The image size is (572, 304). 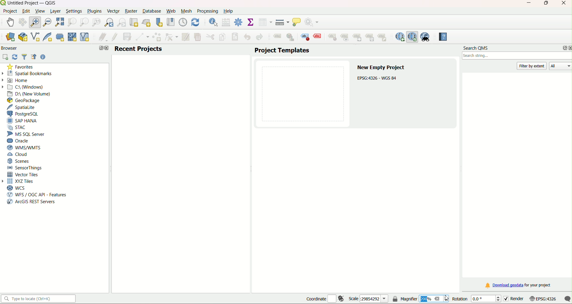 What do you see at coordinates (305, 37) in the screenshot?
I see `highlight pinned` at bounding box center [305, 37].